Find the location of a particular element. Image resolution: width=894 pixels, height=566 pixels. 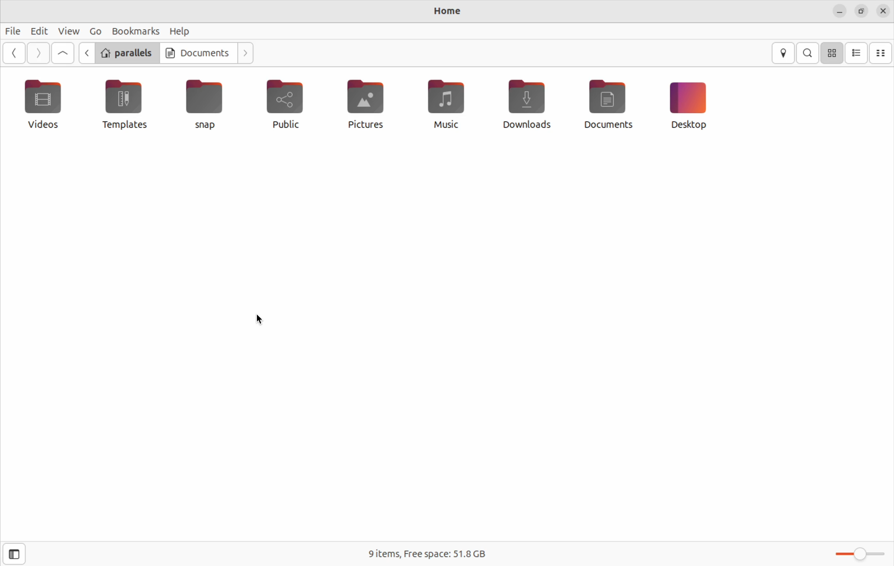

desktop is located at coordinates (691, 106).